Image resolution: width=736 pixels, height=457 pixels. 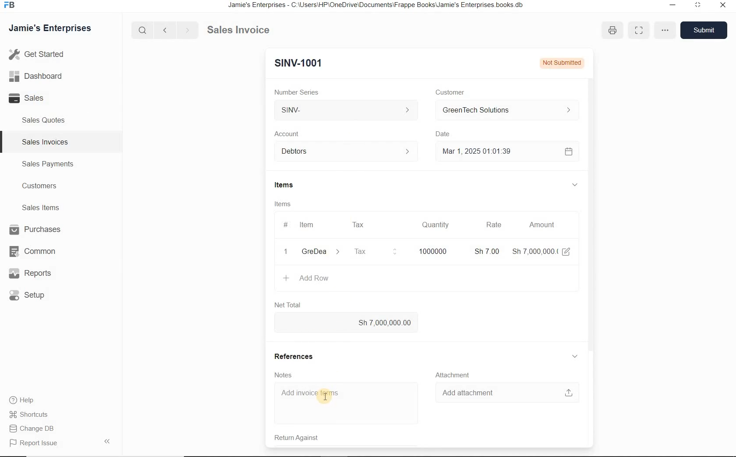 What do you see at coordinates (49, 28) in the screenshot?
I see `Jamie's Enterprises` at bounding box center [49, 28].